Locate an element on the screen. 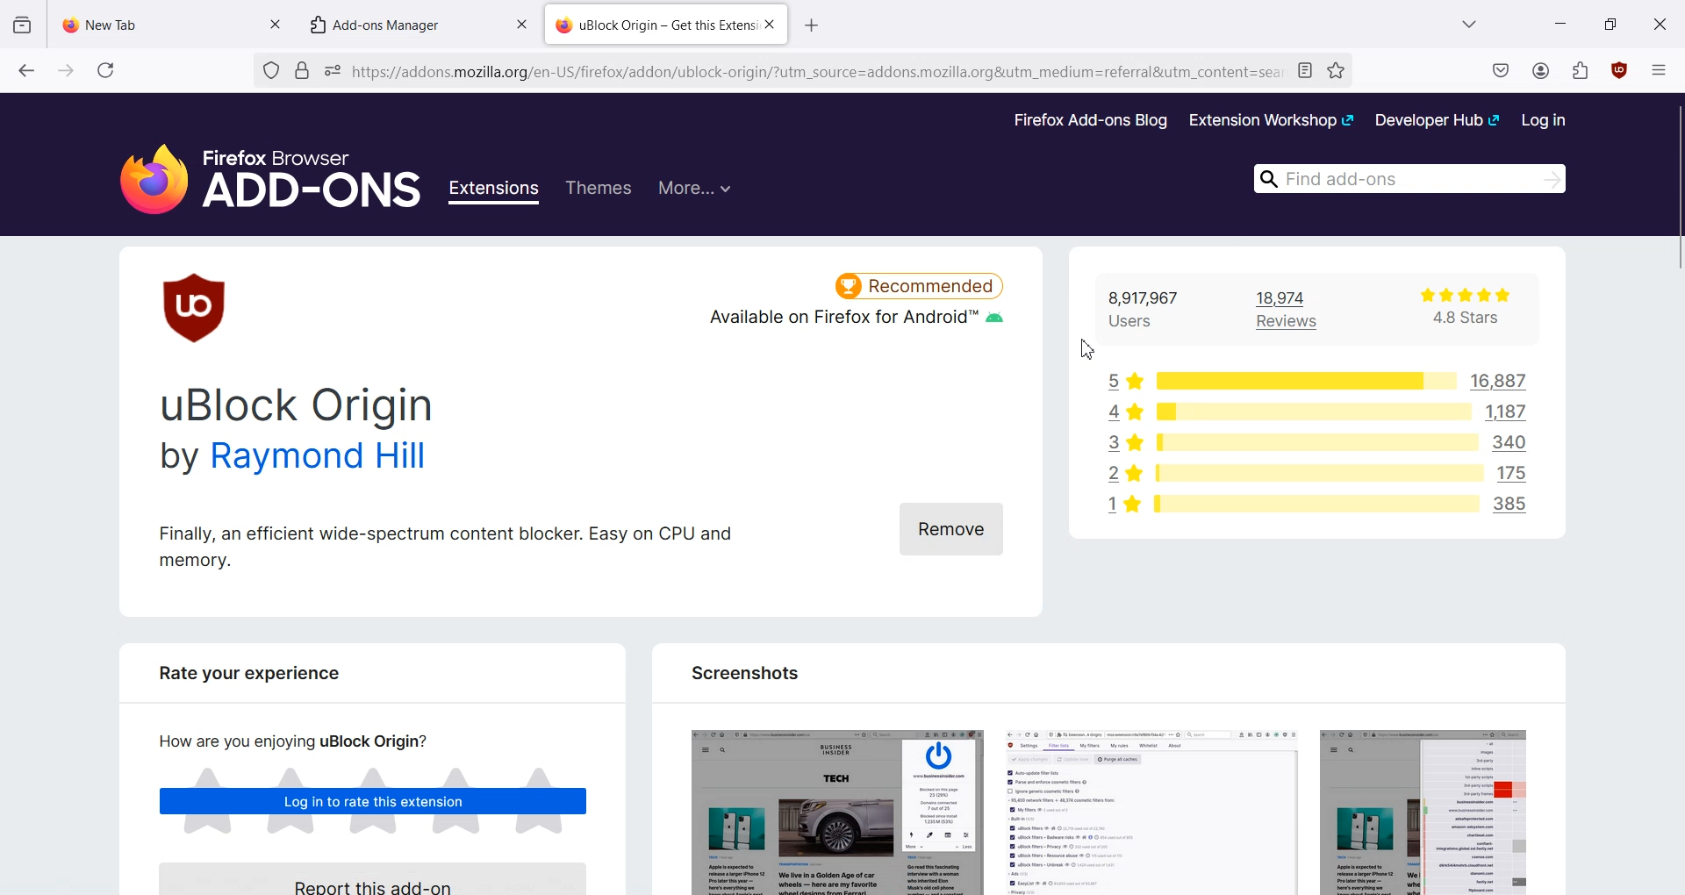  3 star rating is located at coordinates (1118, 443).